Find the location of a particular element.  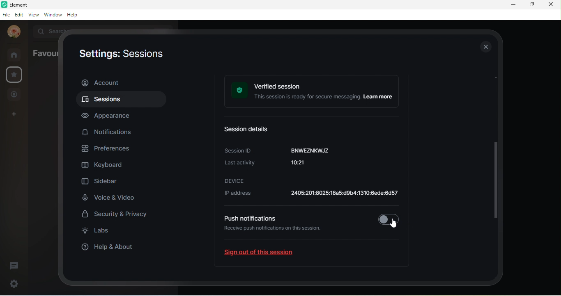

settings is located at coordinates (15, 74).